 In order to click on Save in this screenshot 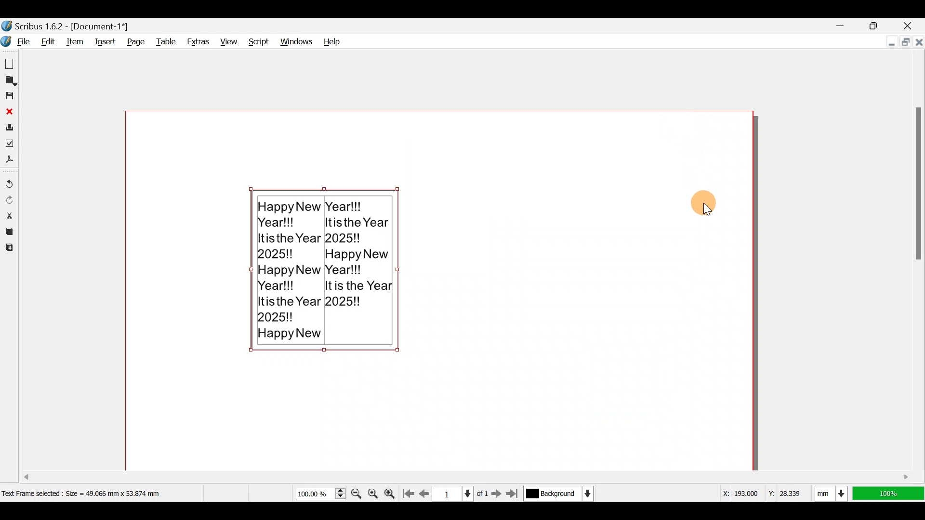, I will do `click(11, 97)`.